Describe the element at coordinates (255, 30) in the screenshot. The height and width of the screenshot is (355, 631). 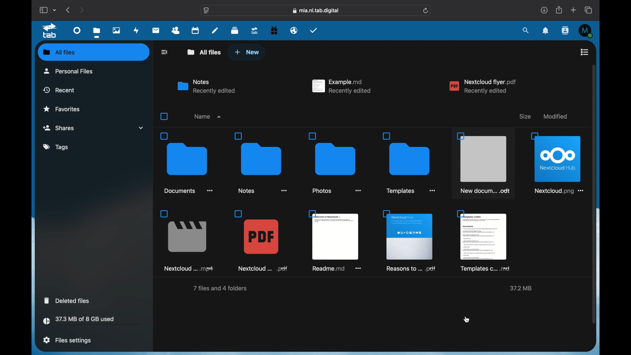
I see `upgrade` at that location.